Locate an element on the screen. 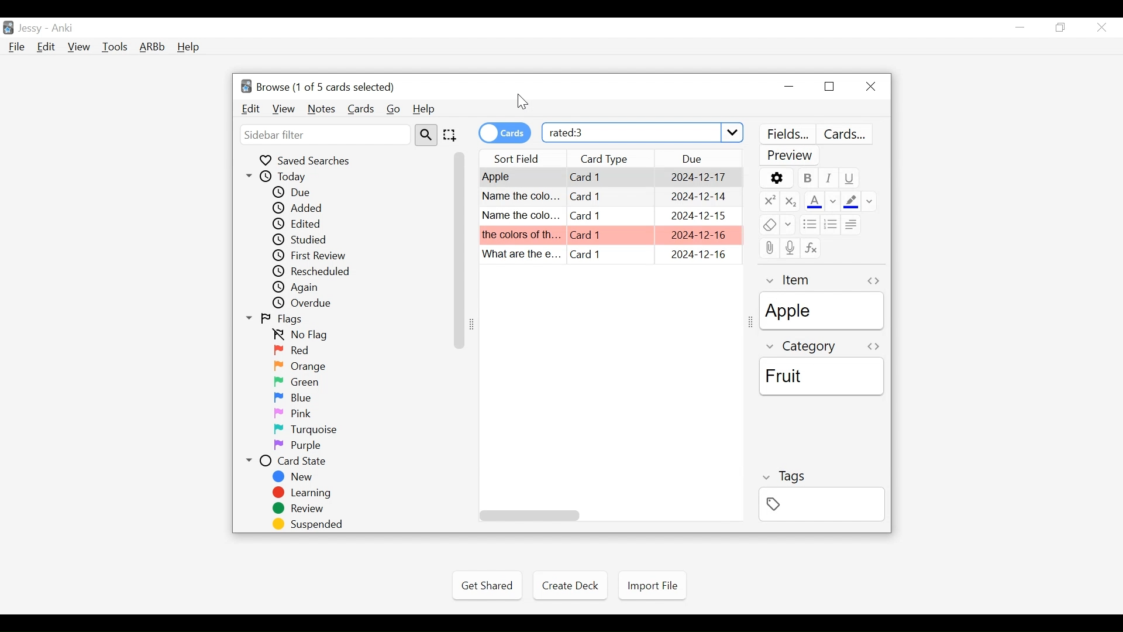  Go is located at coordinates (394, 110).